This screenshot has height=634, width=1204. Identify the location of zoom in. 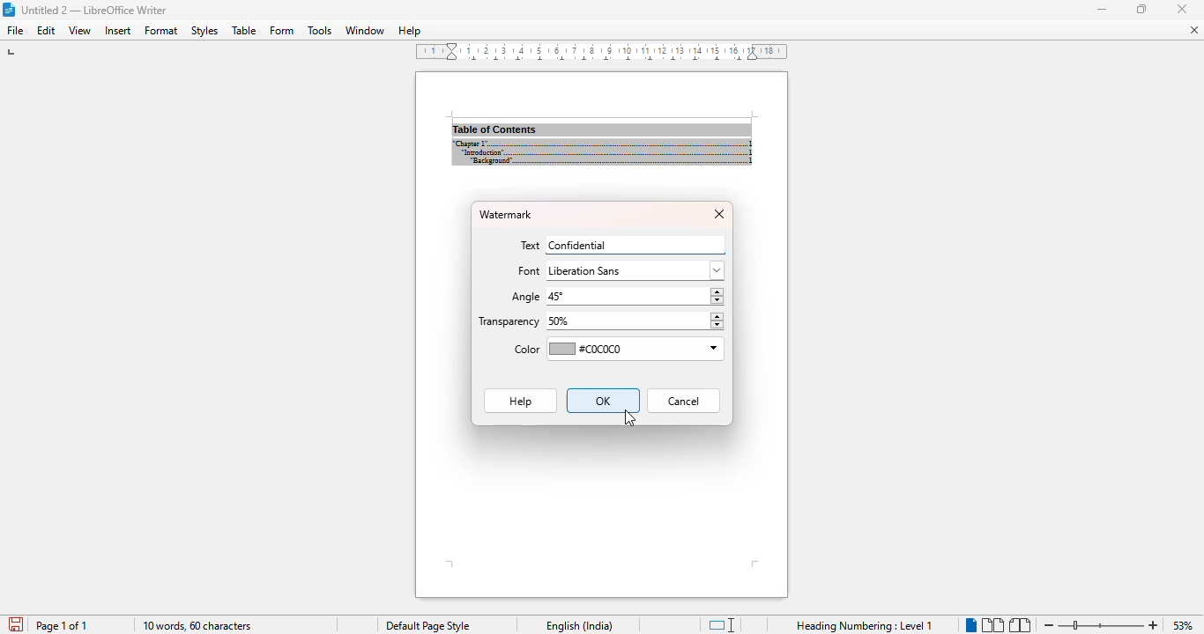
(1156, 624).